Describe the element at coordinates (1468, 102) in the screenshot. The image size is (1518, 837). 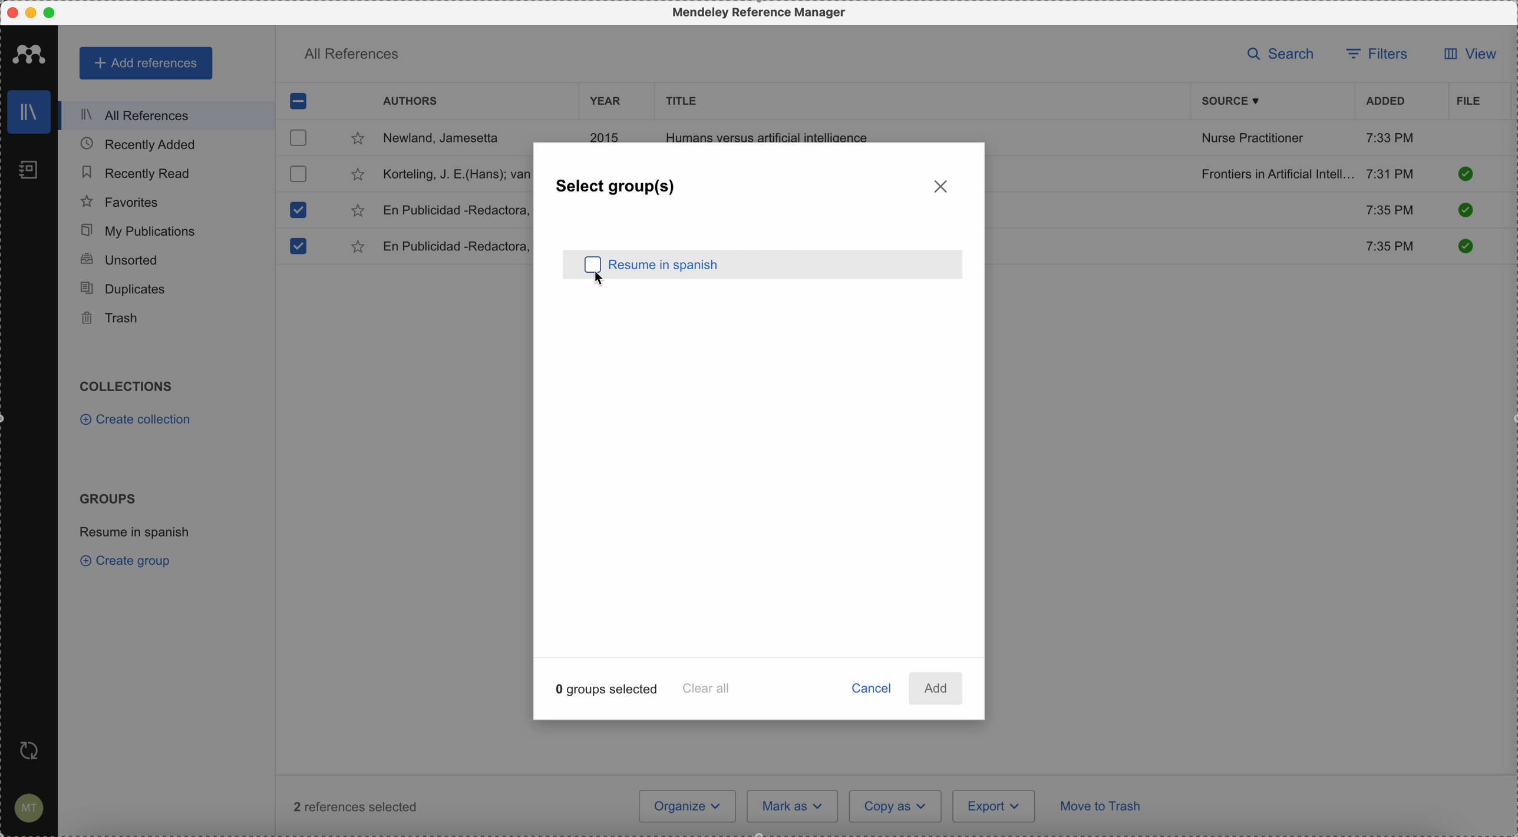
I see `file` at that location.